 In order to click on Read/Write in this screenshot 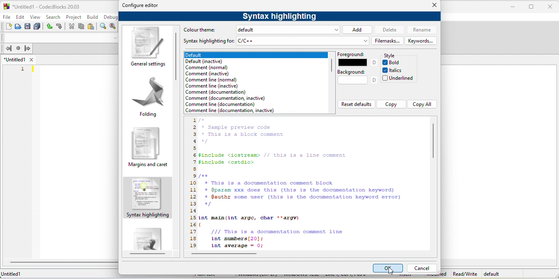, I will do `click(465, 274)`.